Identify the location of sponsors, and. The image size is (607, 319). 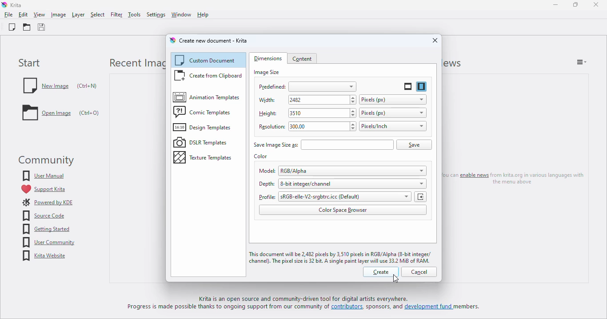
(385, 308).